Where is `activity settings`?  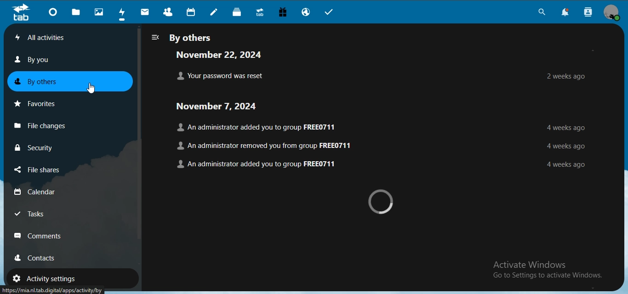
activity settings is located at coordinates (47, 278).